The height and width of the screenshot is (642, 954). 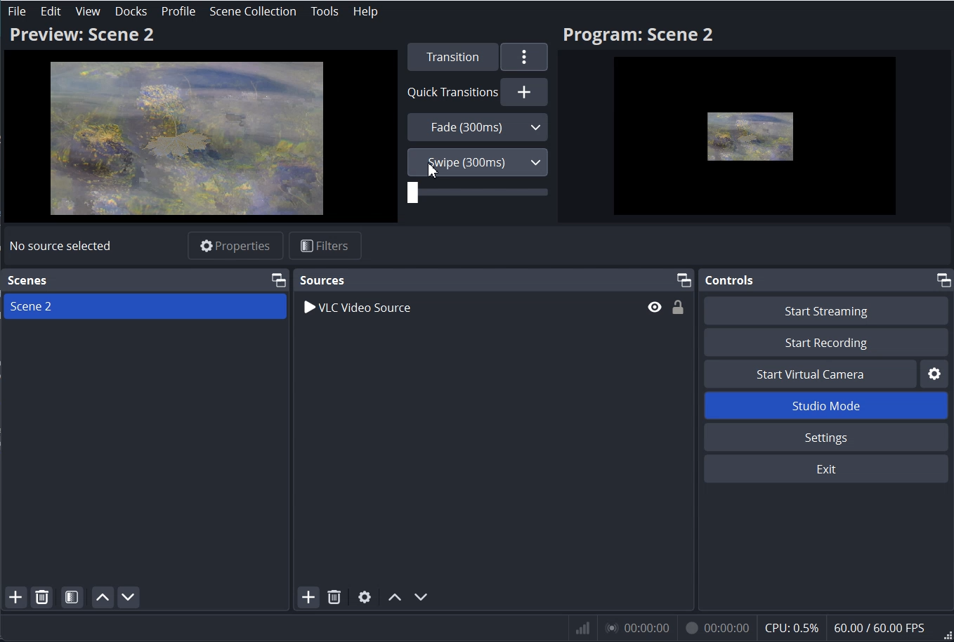 What do you see at coordinates (102, 597) in the screenshot?
I see `Move scene up` at bounding box center [102, 597].